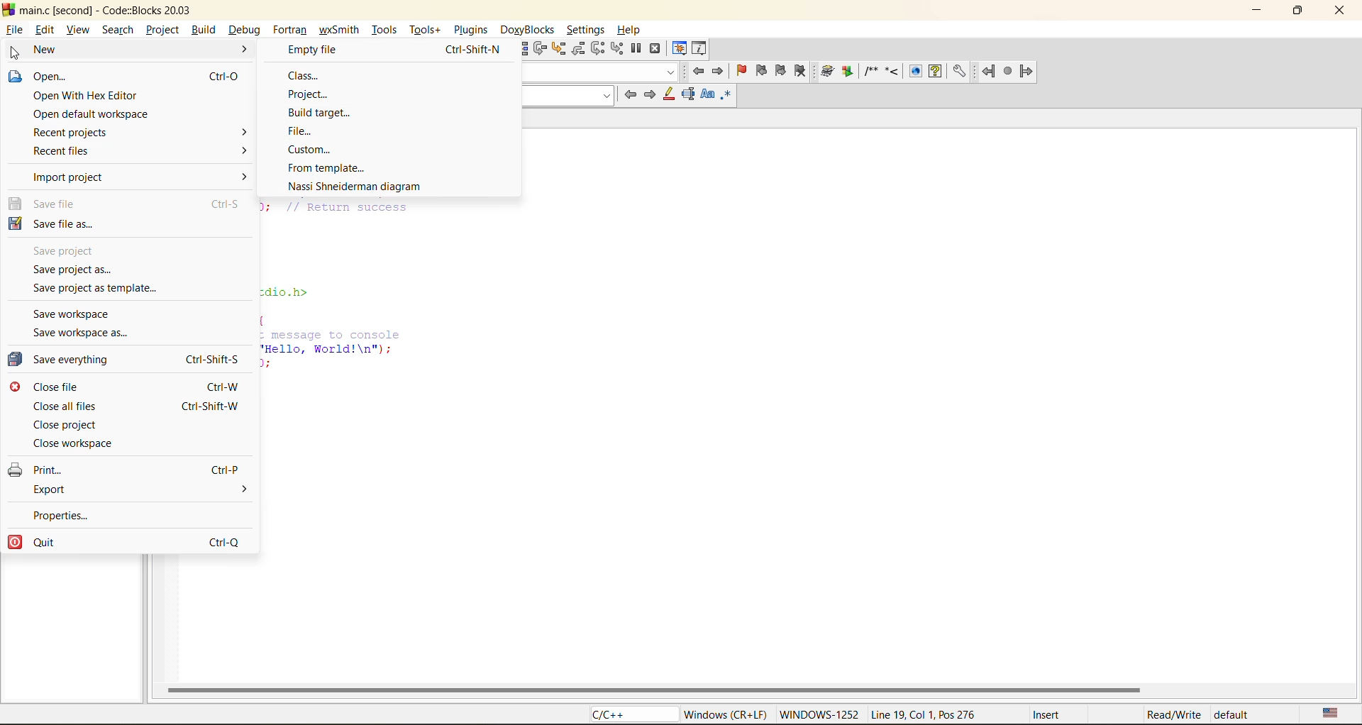 This screenshot has height=725, width=1362. What do you see at coordinates (679, 50) in the screenshot?
I see `debugging windows` at bounding box center [679, 50].